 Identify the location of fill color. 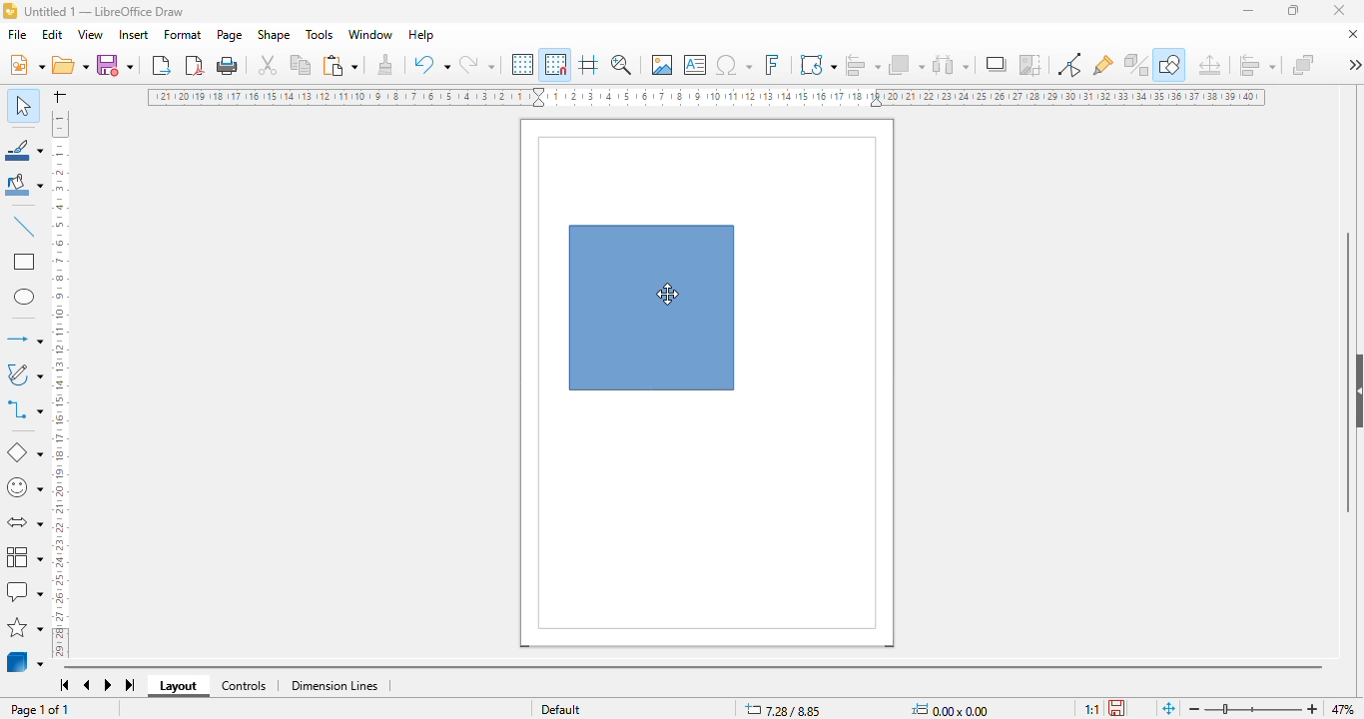
(25, 185).